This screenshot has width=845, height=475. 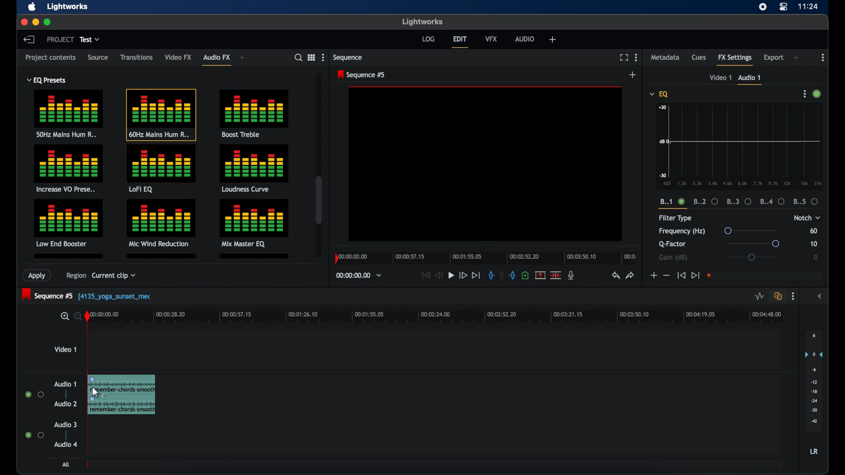 I want to click on radio buttons, so click(x=34, y=394).